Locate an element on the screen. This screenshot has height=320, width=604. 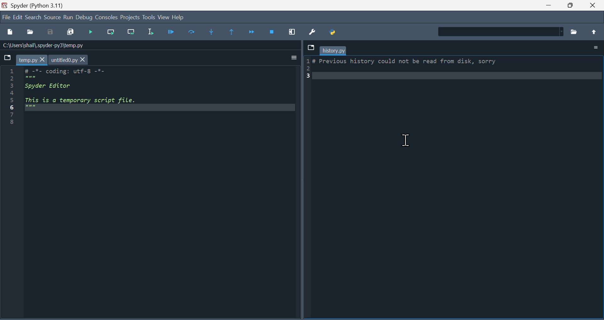
Stop debugging is located at coordinates (274, 30).